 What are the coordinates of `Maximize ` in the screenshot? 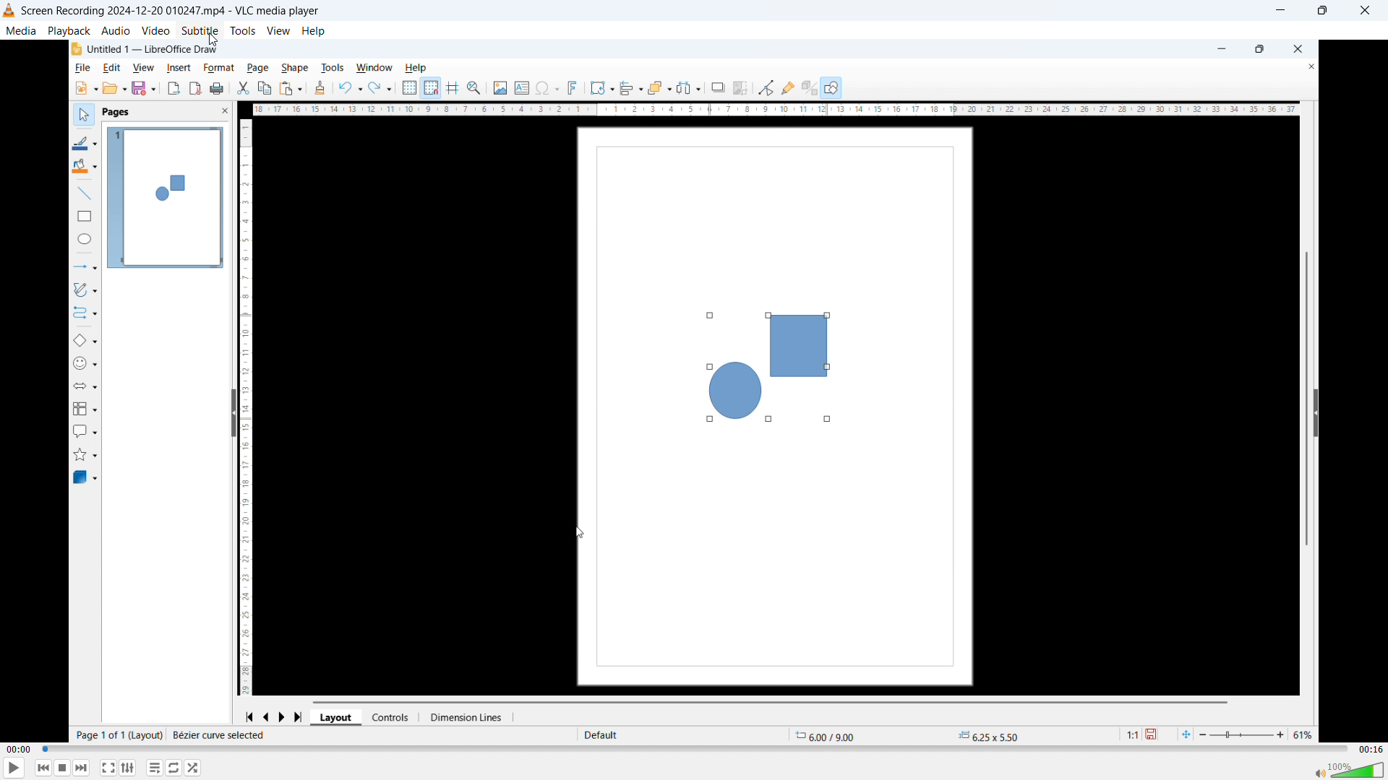 It's located at (1321, 11).